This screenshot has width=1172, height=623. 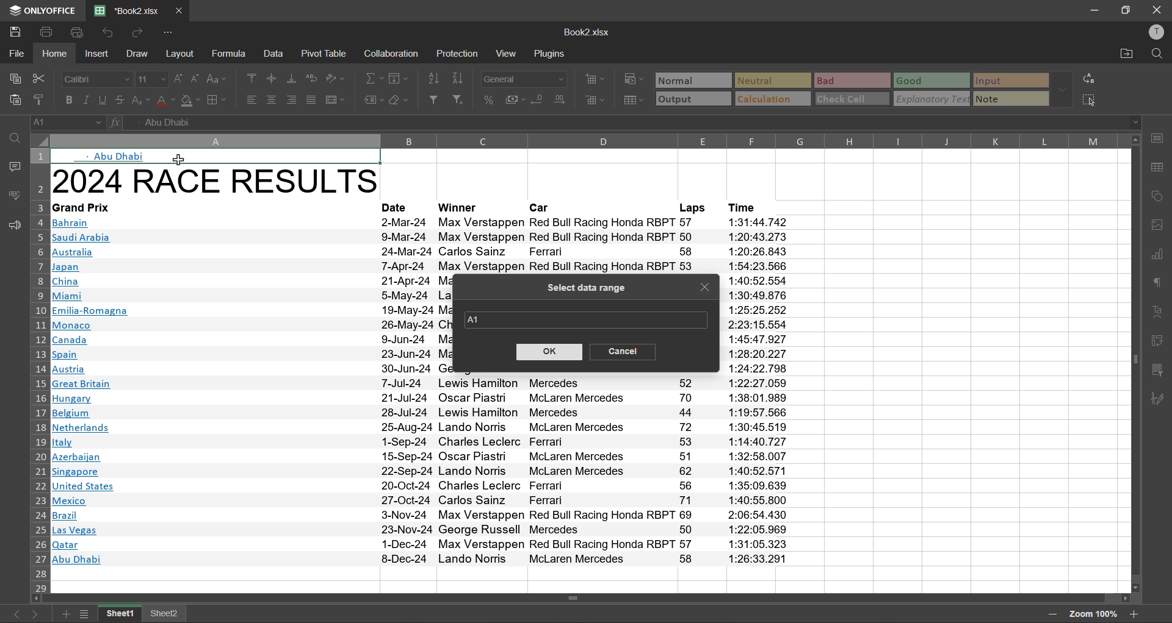 What do you see at coordinates (292, 103) in the screenshot?
I see `align  right` at bounding box center [292, 103].